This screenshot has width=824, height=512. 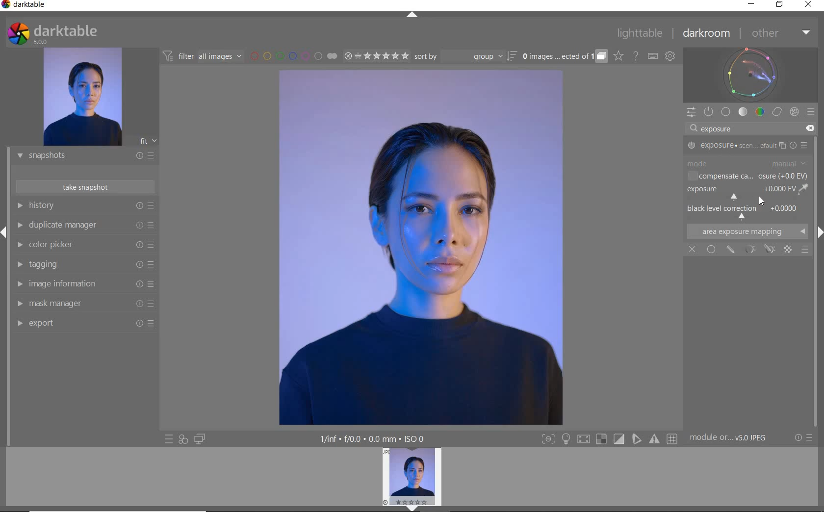 What do you see at coordinates (82, 286) in the screenshot?
I see `IMAGE INFORMATION` at bounding box center [82, 286].